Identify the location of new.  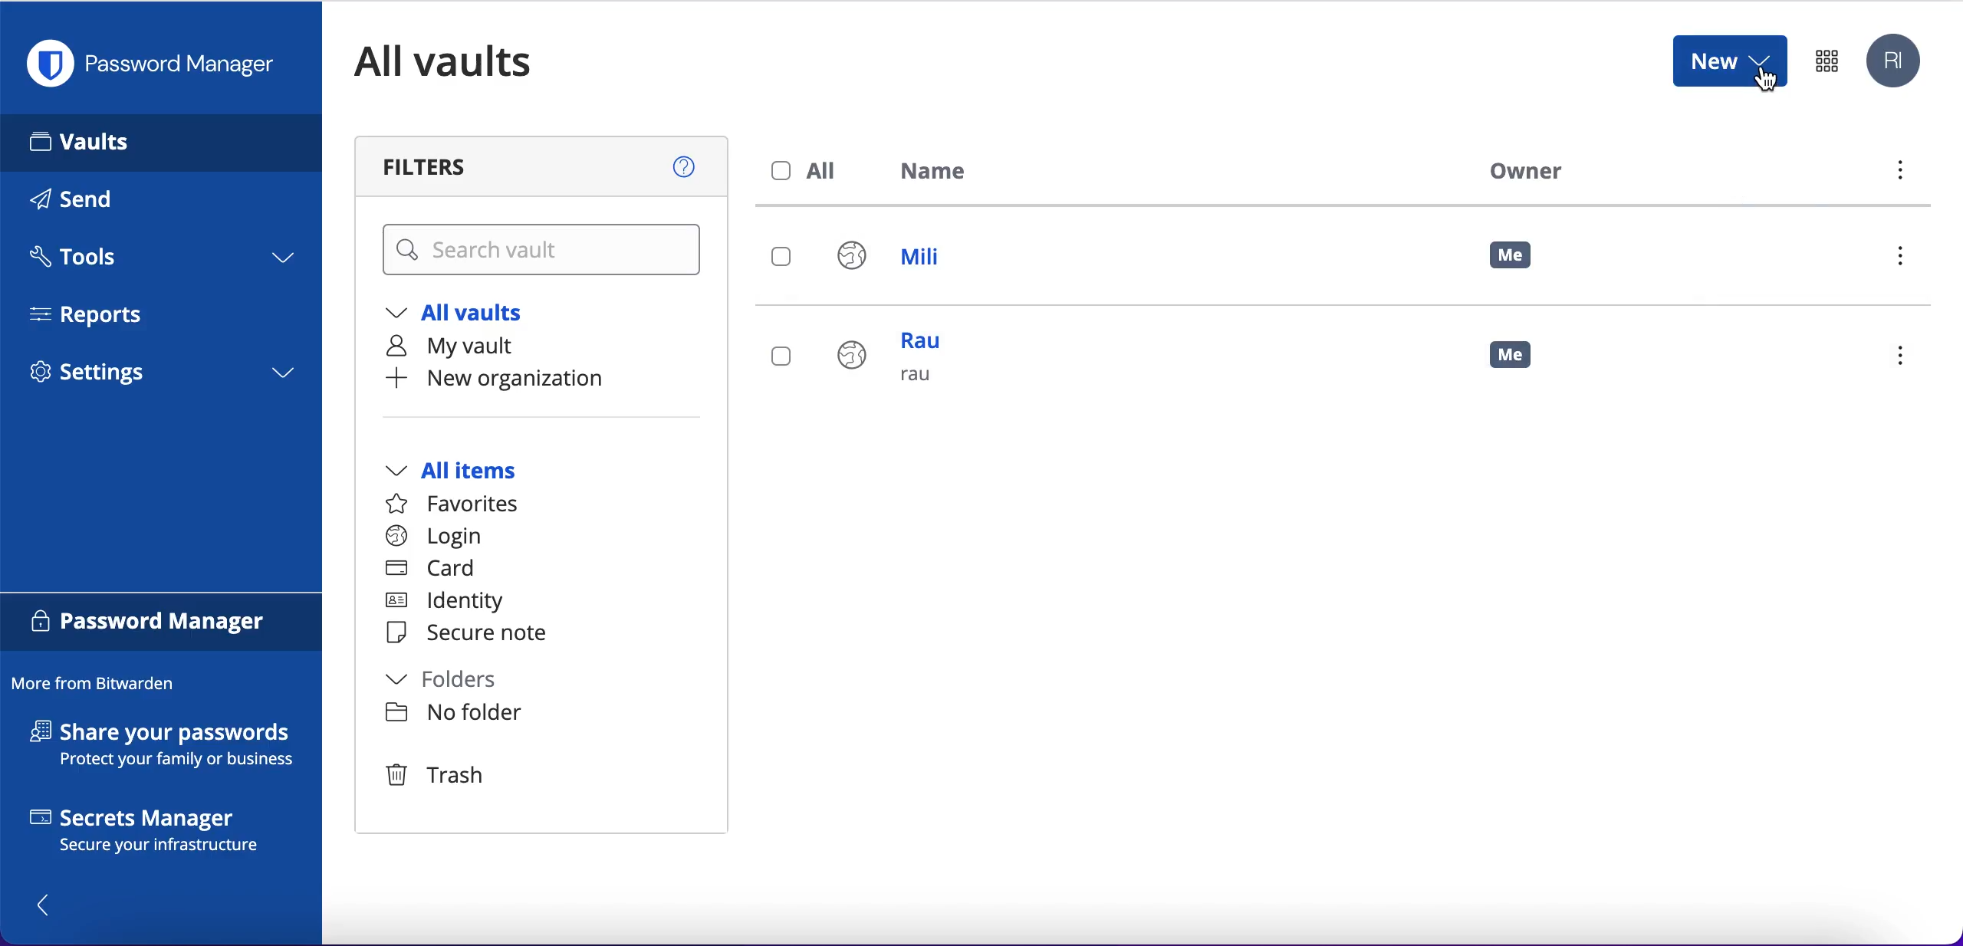
(1728, 60).